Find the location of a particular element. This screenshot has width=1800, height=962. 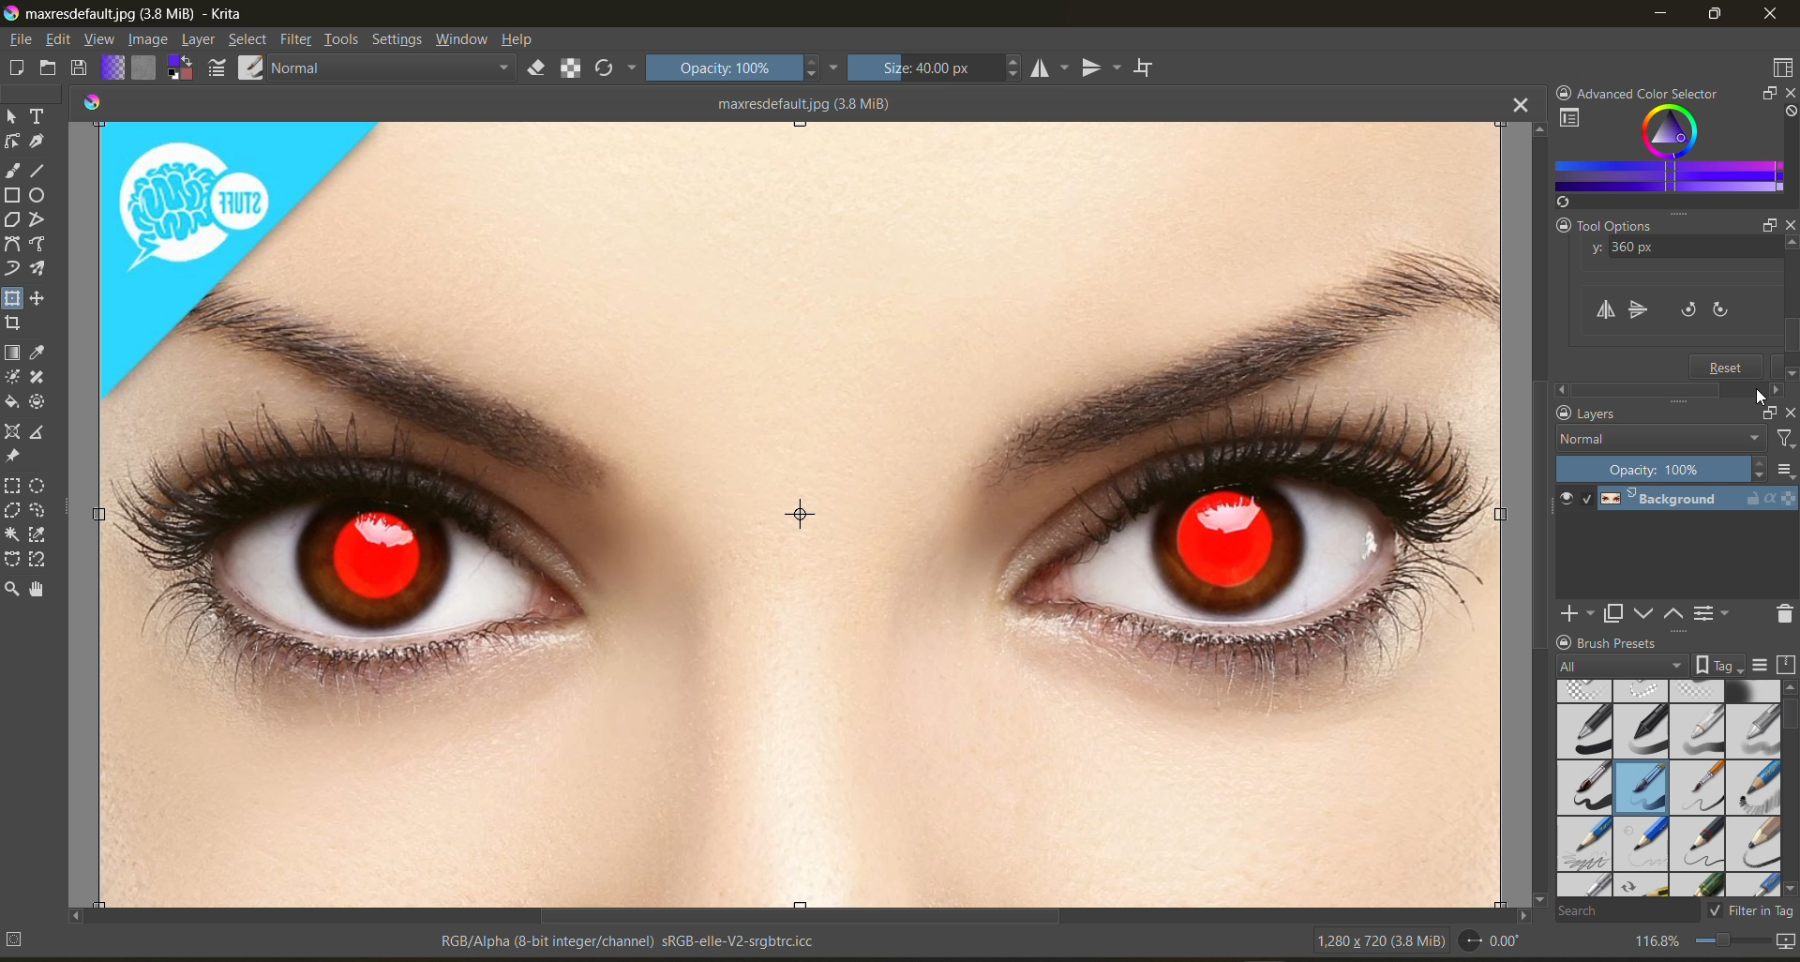

tool is located at coordinates (37, 220).